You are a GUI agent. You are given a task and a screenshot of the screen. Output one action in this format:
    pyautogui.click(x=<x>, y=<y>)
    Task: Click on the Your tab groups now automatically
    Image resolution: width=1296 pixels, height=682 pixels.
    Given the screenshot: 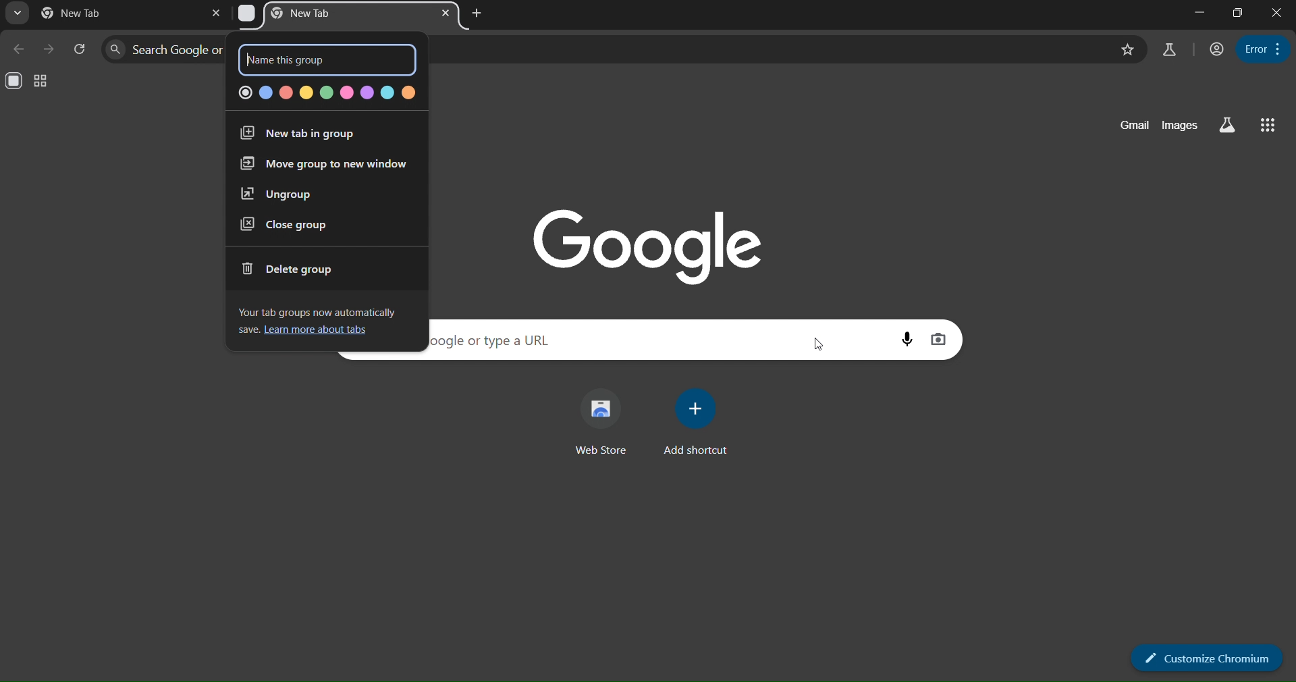 What is the action you would take?
    pyautogui.click(x=323, y=313)
    